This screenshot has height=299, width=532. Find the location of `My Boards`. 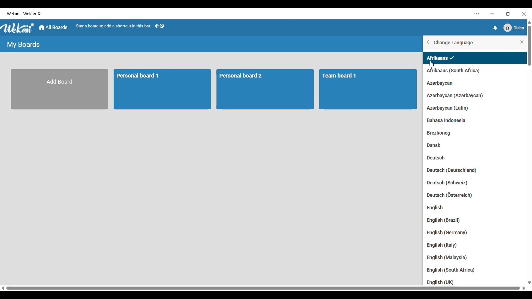

My Boards is located at coordinates (23, 45).